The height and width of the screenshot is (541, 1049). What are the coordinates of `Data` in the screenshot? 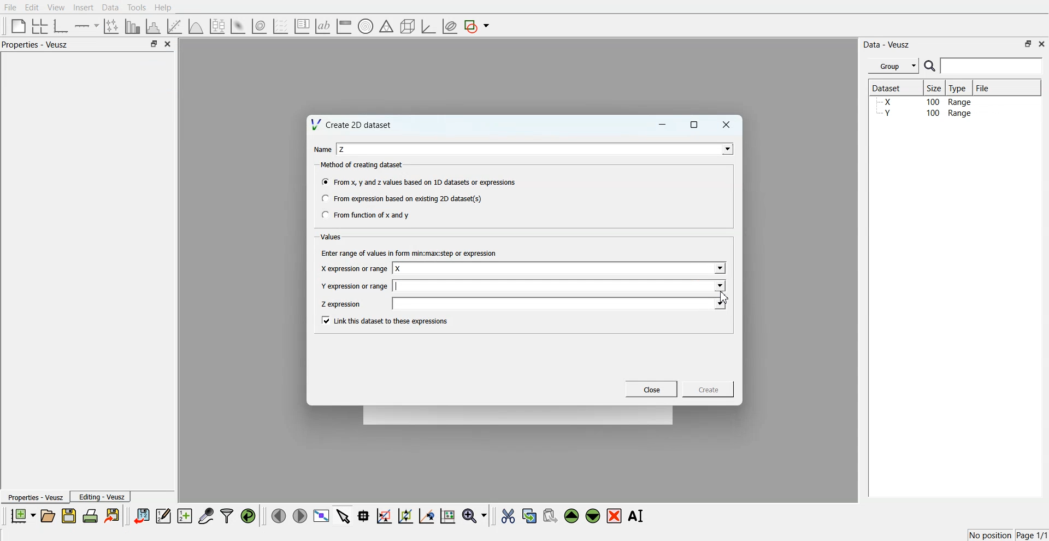 It's located at (111, 8).